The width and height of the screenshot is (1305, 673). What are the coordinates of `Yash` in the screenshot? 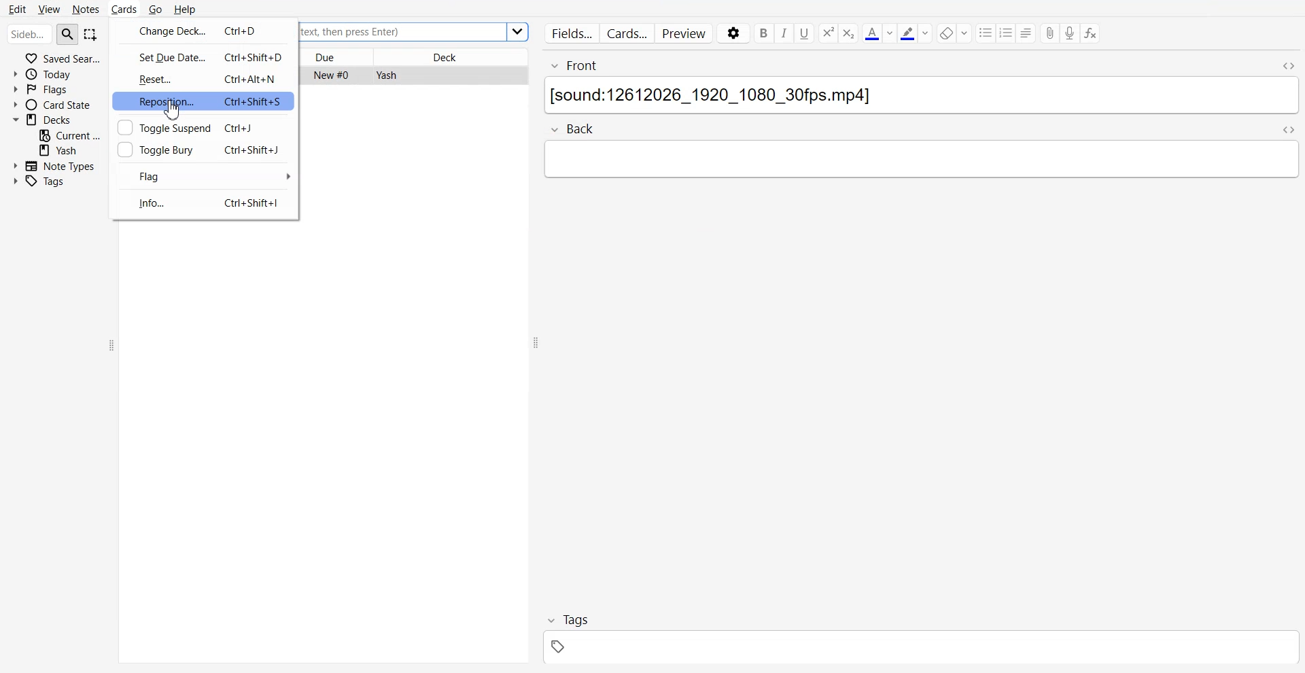 It's located at (71, 150).